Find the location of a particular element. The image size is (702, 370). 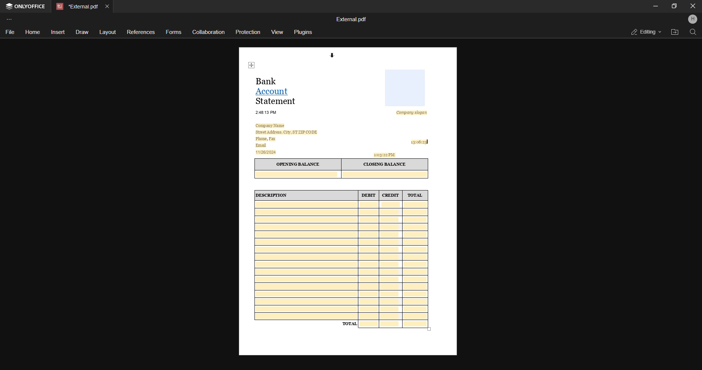

Text cursor is located at coordinates (429, 142).